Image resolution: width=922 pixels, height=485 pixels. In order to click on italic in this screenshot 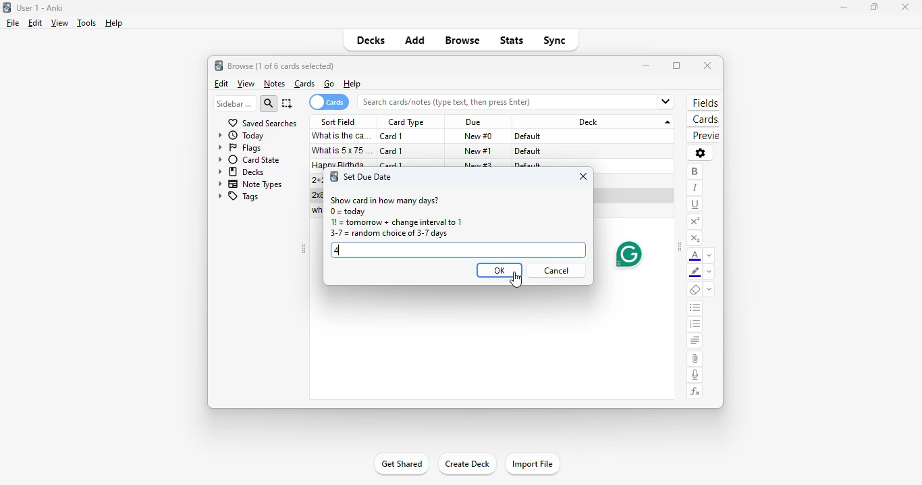, I will do `click(695, 188)`.